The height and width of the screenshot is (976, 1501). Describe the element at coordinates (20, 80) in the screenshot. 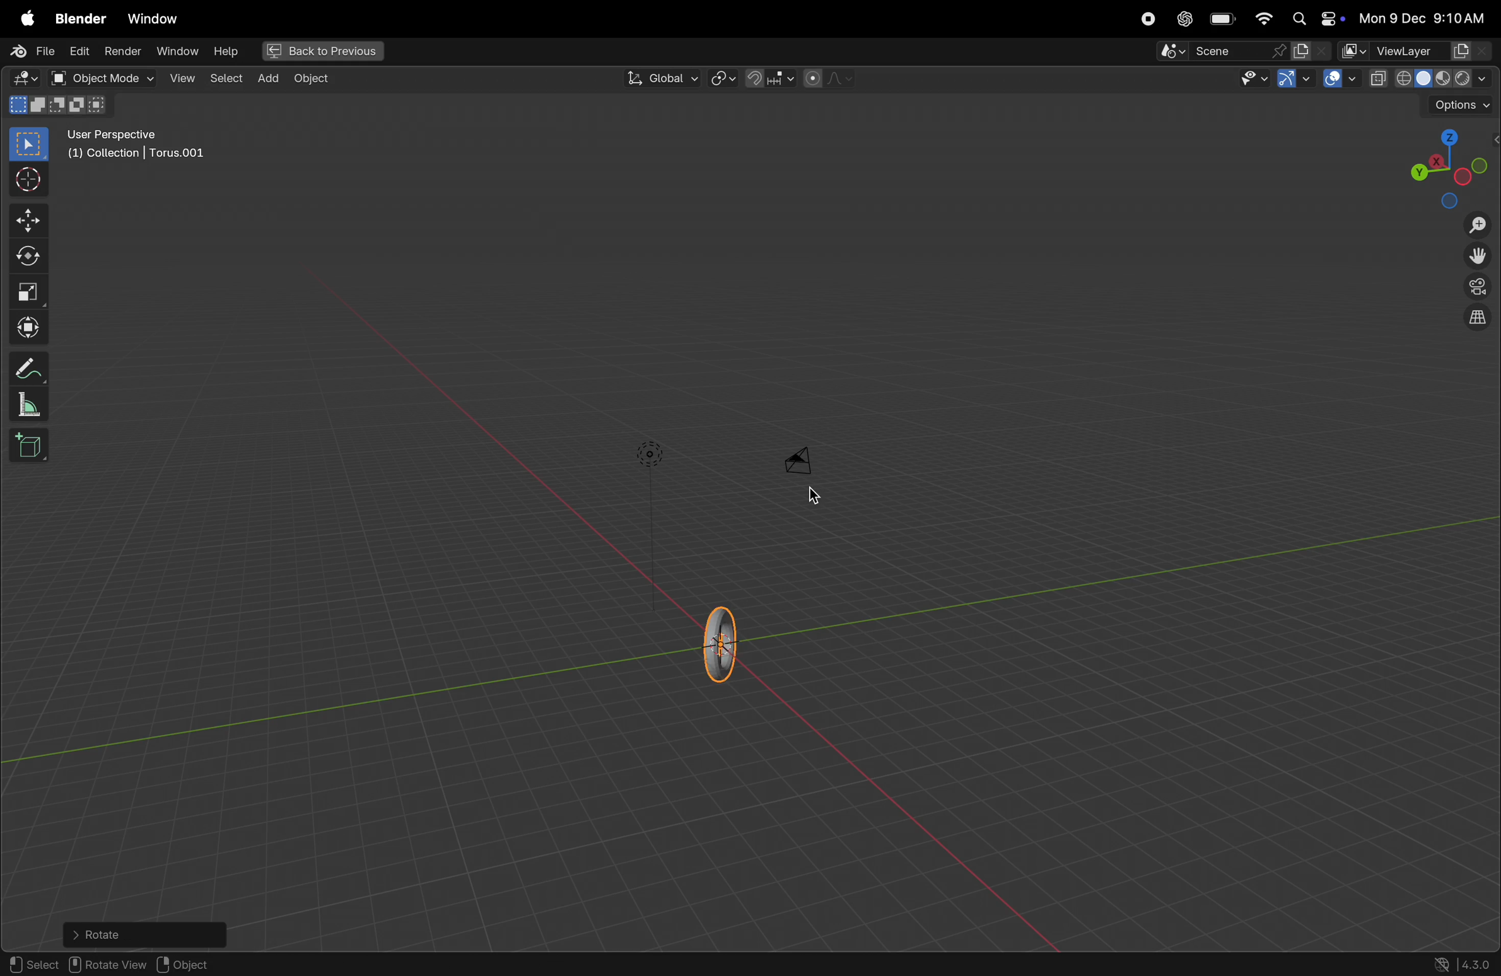

I see `editor type` at that location.